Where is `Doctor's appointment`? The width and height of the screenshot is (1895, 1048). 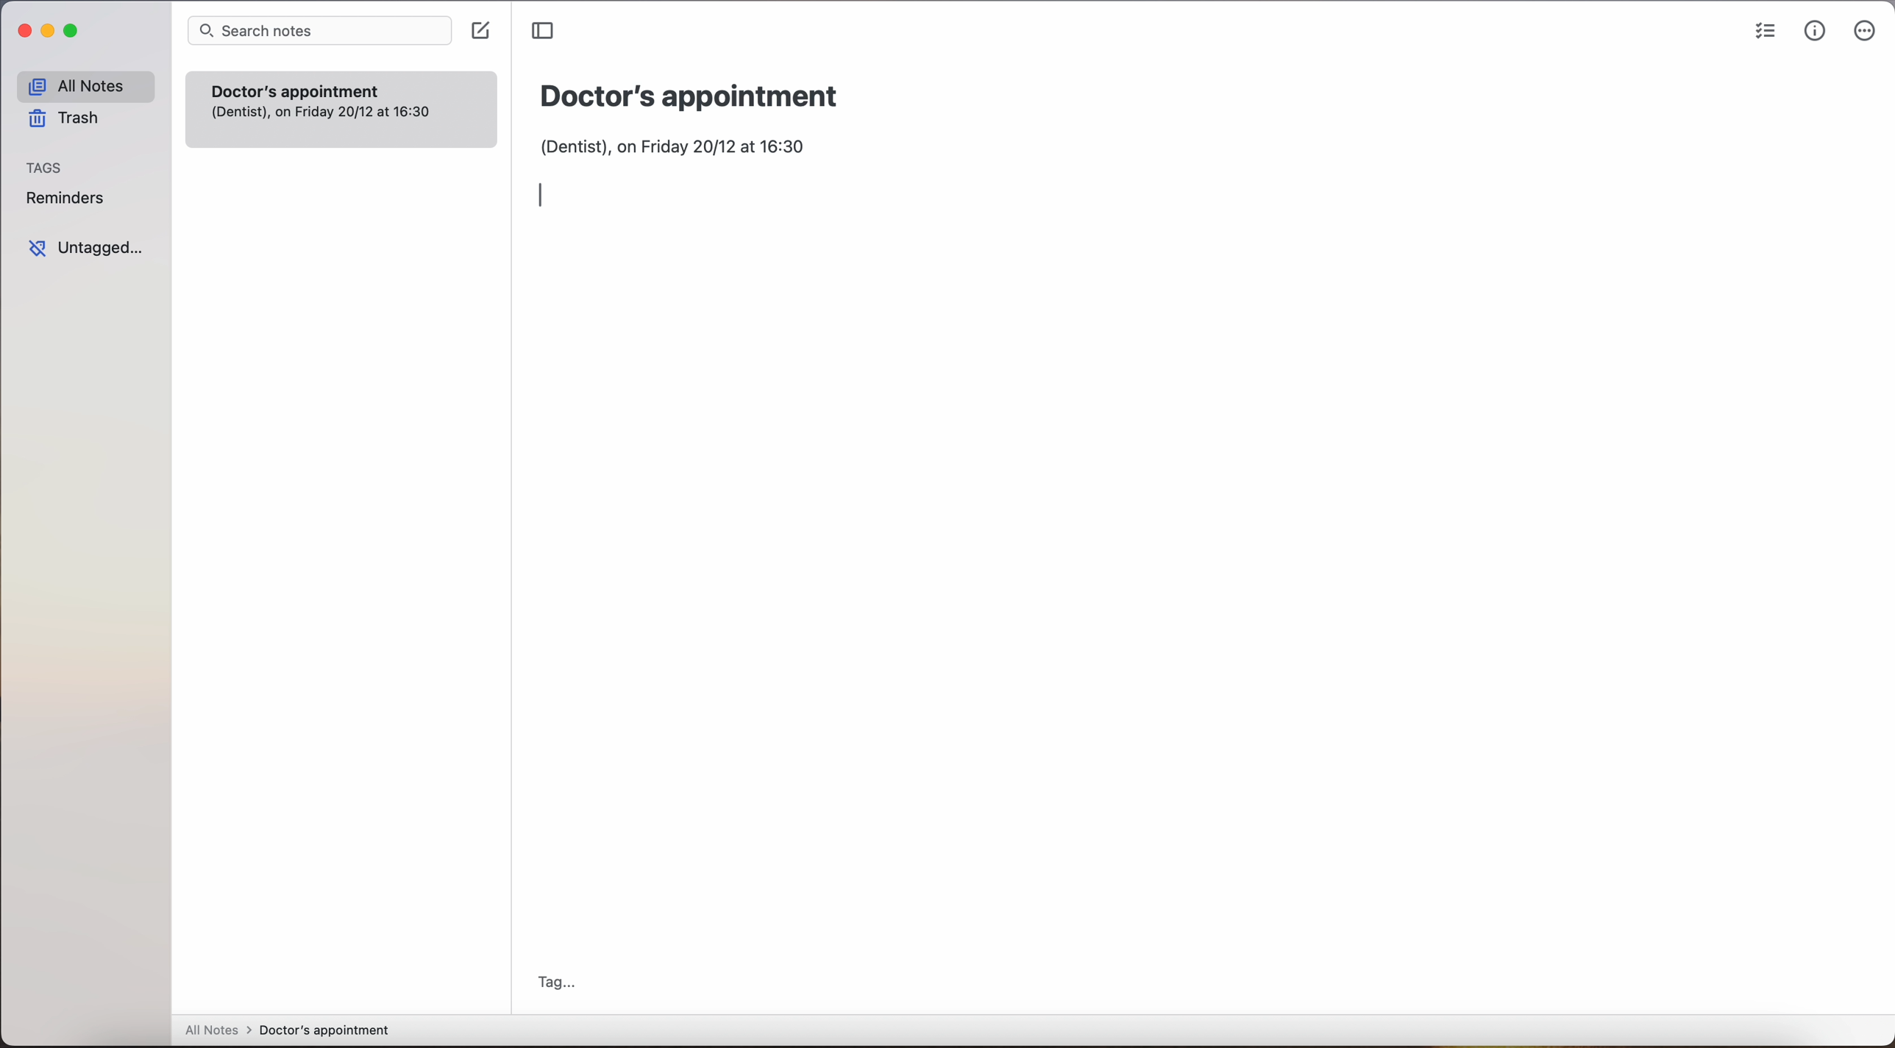
Doctor's appointment is located at coordinates (690, 96).